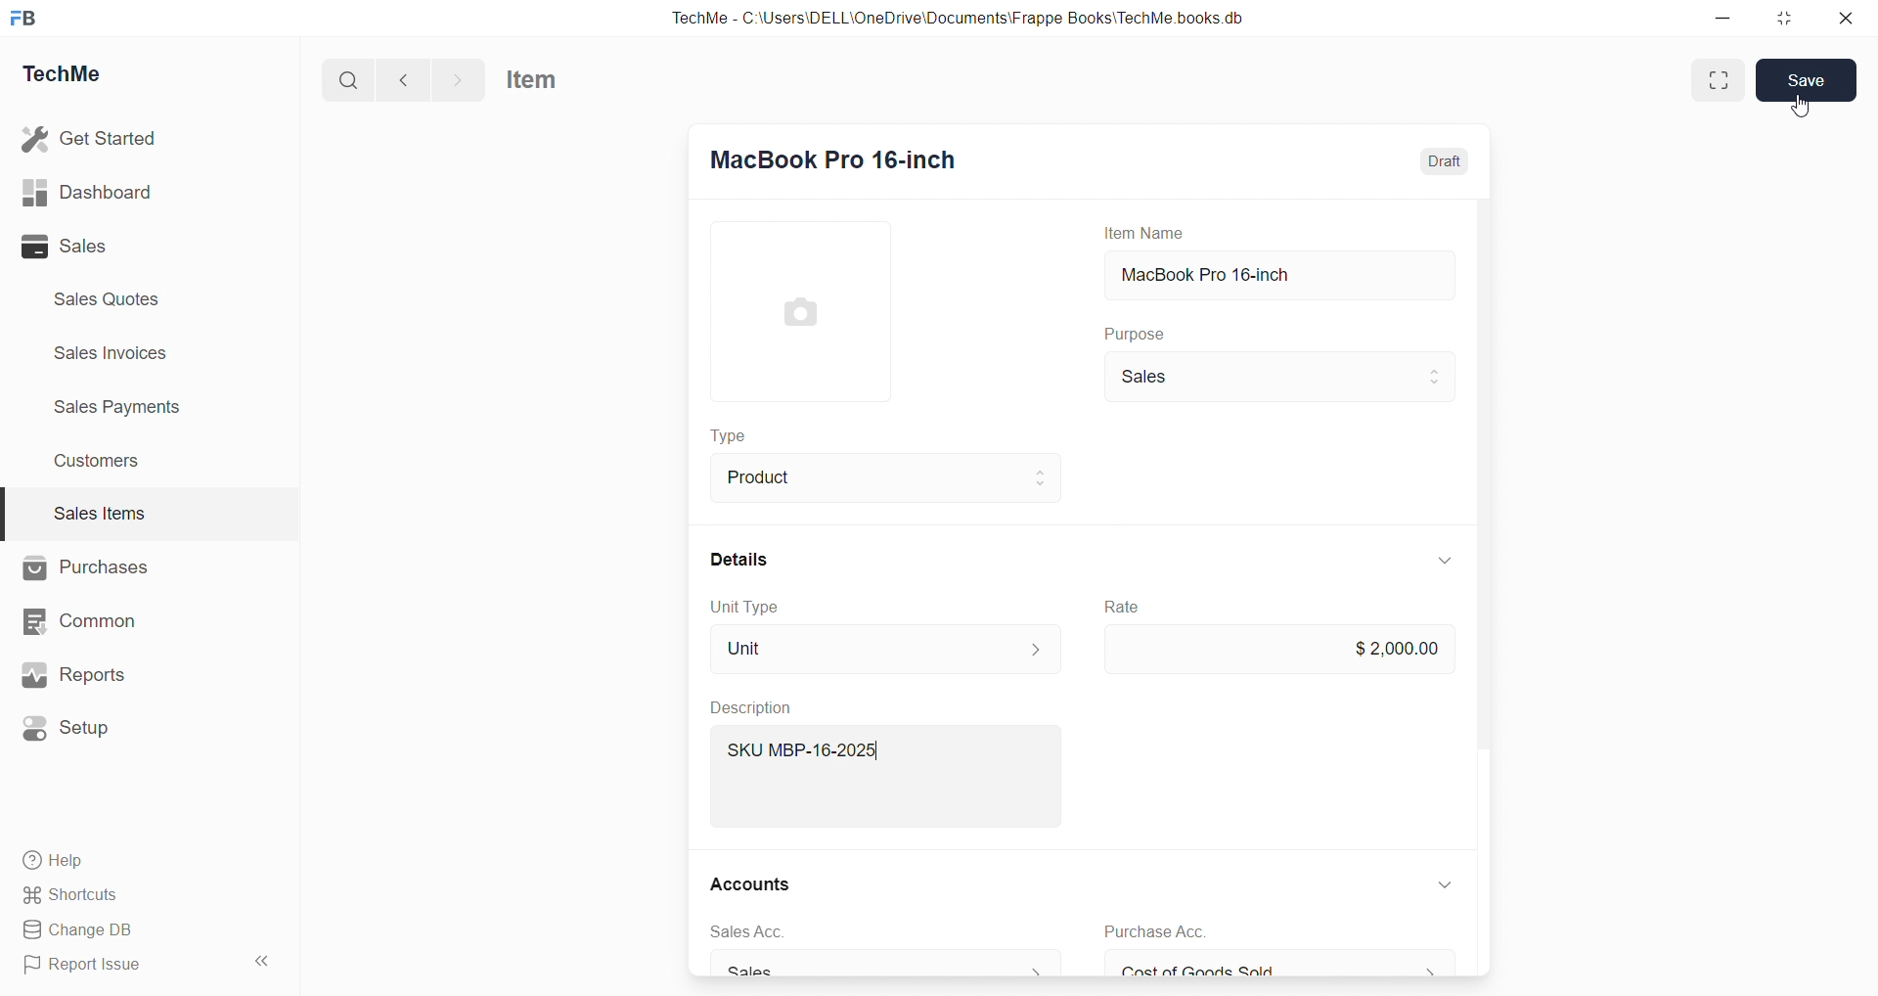  What do you see at coordinates (91, 139) in the screenshot?
I see `Get Started` at bounding box center [91, 139].